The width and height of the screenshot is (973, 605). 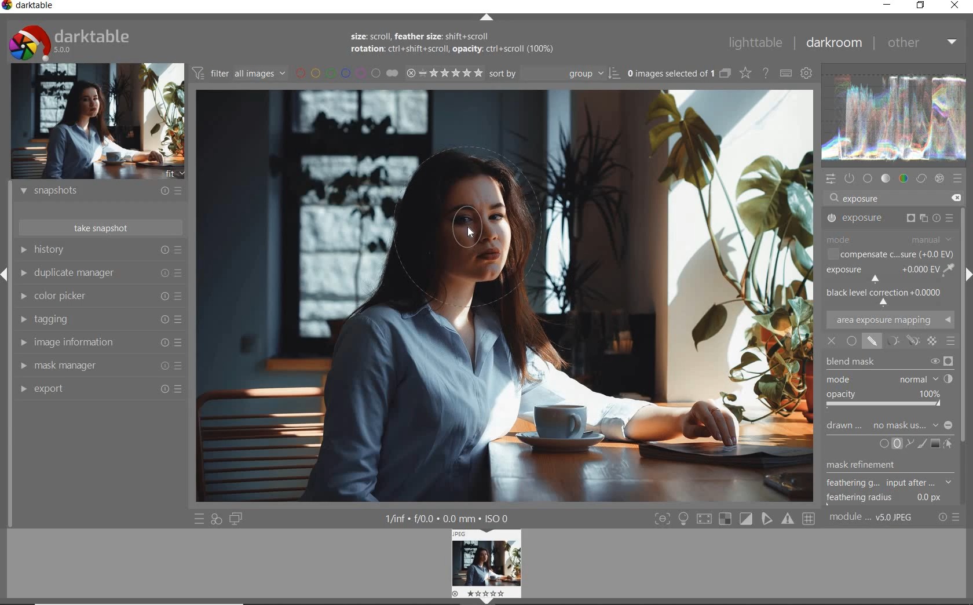 What do you see at coordinates (833, 43) in the screenshot?
I see `darkroom` at bounding box center [833, 43].